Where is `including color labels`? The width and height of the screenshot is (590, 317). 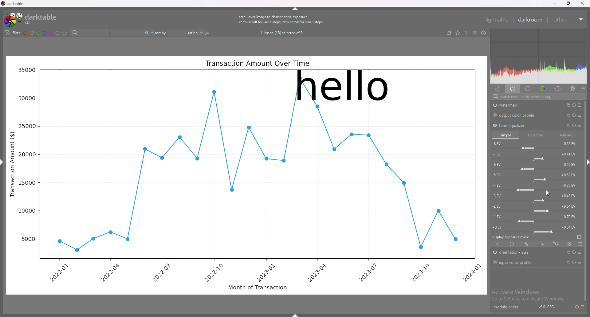 including color labels is located at coordinates (65, 33).